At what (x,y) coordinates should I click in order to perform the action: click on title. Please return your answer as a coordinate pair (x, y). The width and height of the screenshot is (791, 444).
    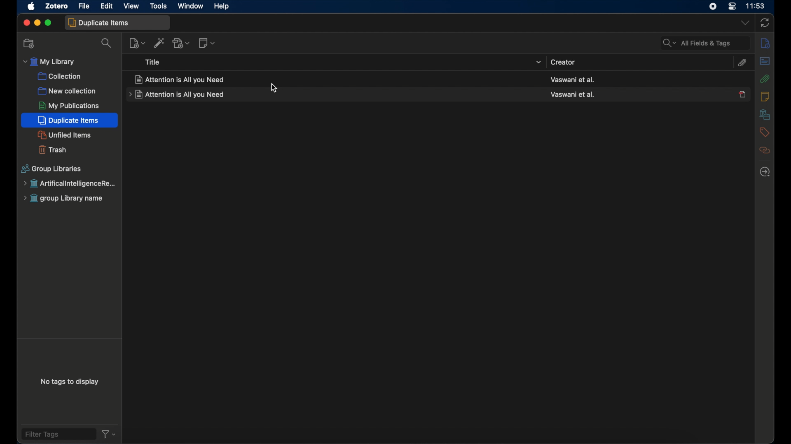
    Looking at the image, I should click on (154, 62).